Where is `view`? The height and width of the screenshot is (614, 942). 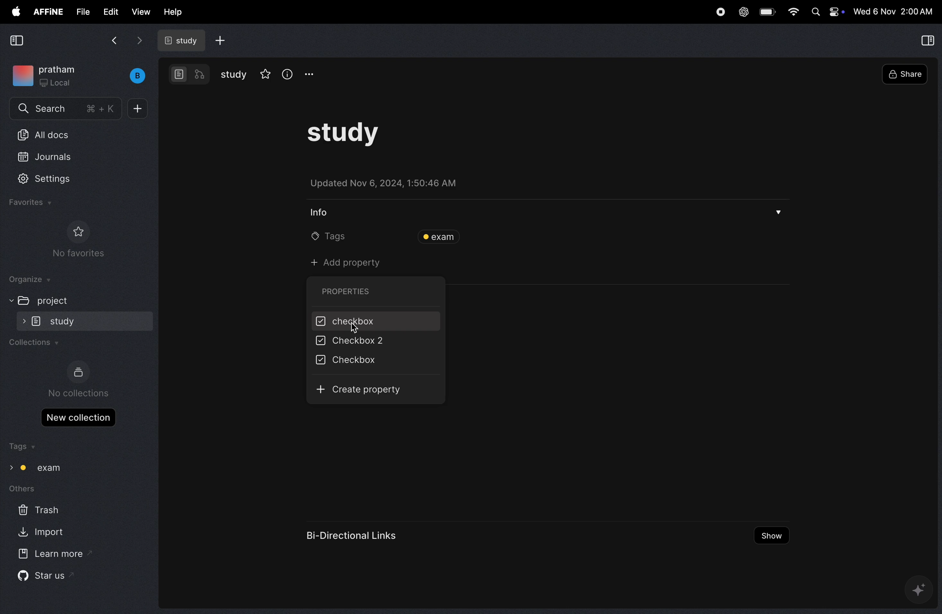 view is located at coordinates (141, 12).